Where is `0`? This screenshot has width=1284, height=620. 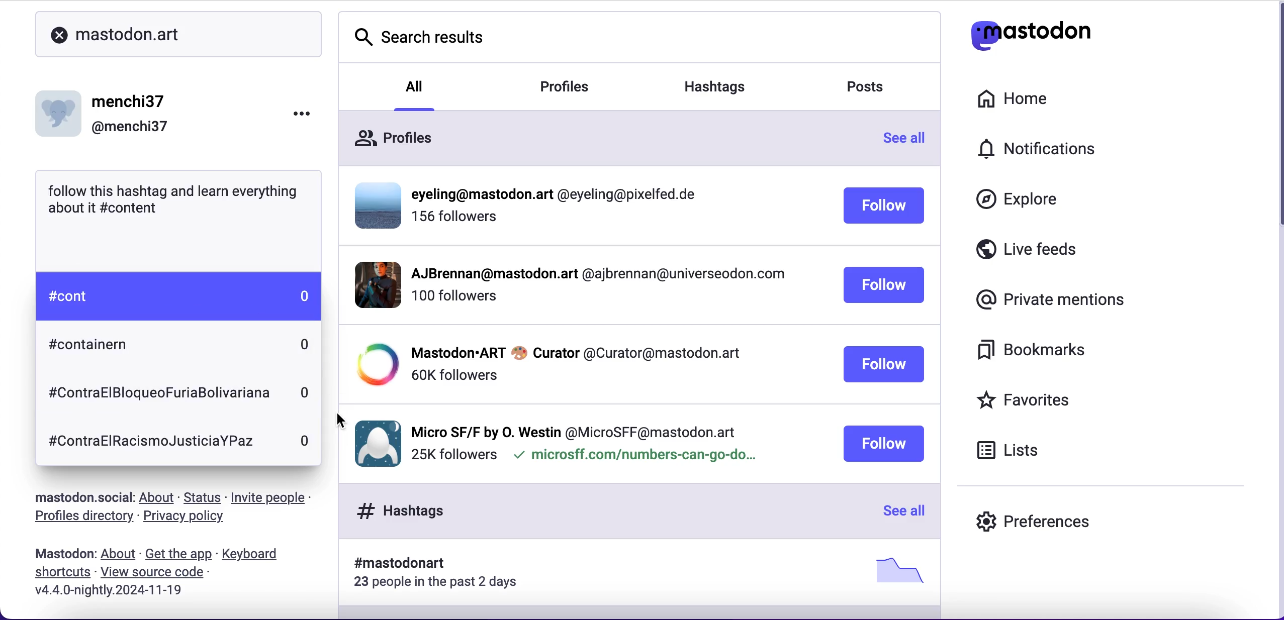 0 is located at coordinates (307, 343).